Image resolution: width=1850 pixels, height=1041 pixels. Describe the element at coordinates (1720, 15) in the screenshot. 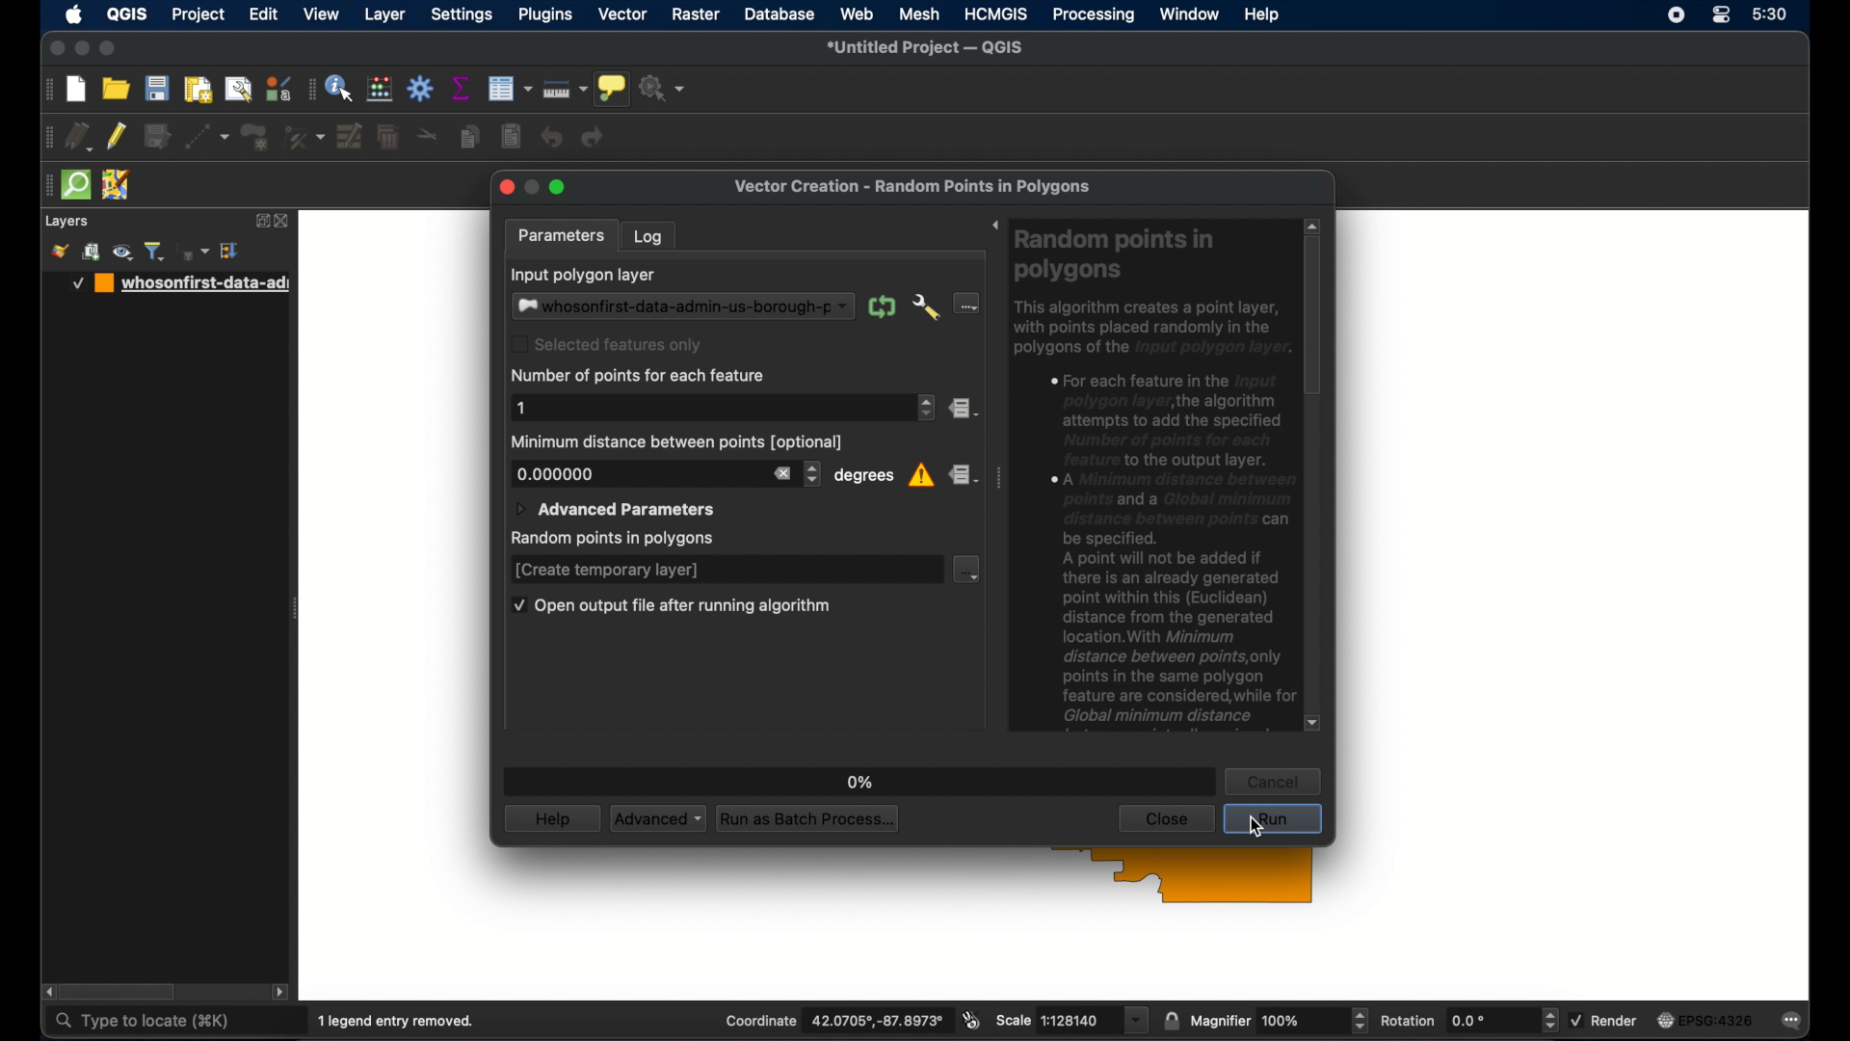

I see `control center` at that location.